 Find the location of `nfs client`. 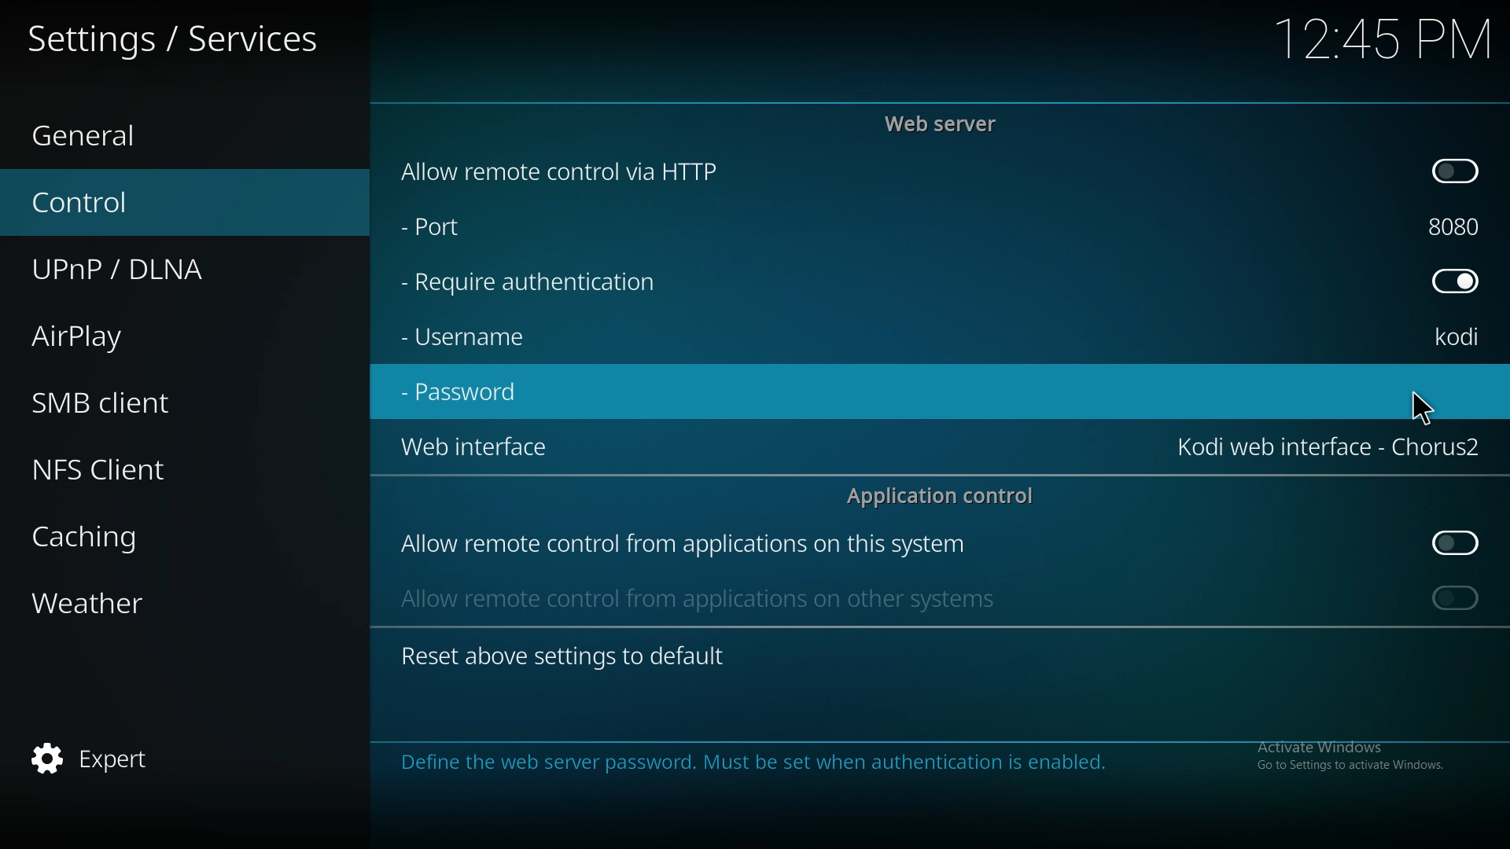

nfs client is located at coordinates (128, 469).